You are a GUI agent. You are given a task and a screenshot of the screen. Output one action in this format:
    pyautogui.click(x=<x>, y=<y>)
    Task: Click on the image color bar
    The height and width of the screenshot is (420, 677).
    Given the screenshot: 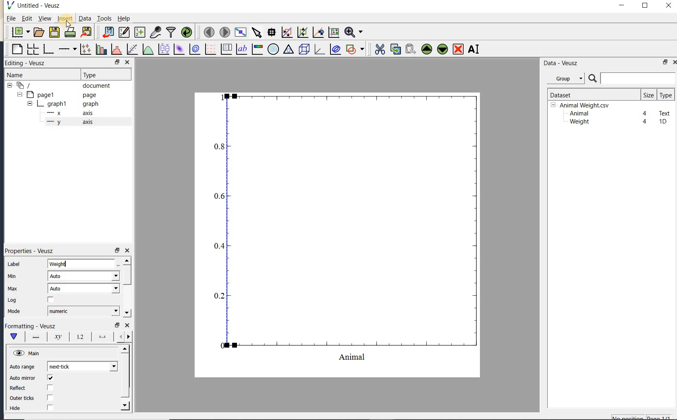 What is the action you would take?
    pyautogui.click(x=257, y=49)
    